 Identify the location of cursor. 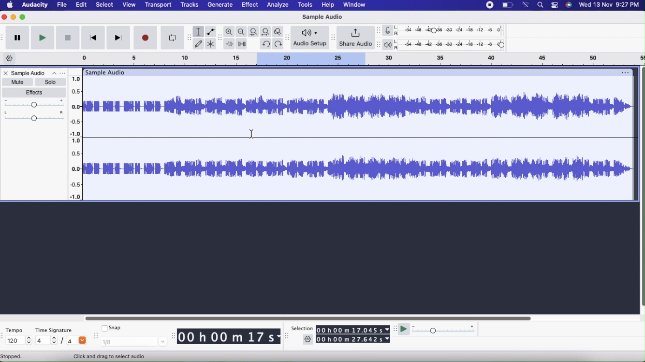
(250, 134).